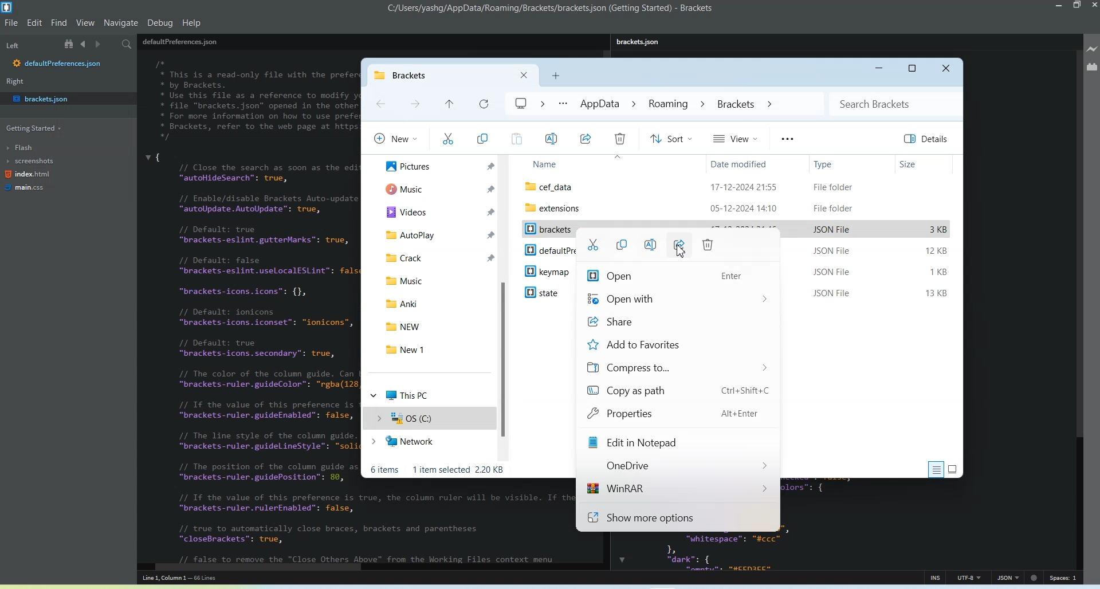 Image resolution: width=1100 pixels, height=589 pixels. What do you see at coordinates (482, 104) in the screenshot?
I see `Refresh` at bounding box center [482, 104].